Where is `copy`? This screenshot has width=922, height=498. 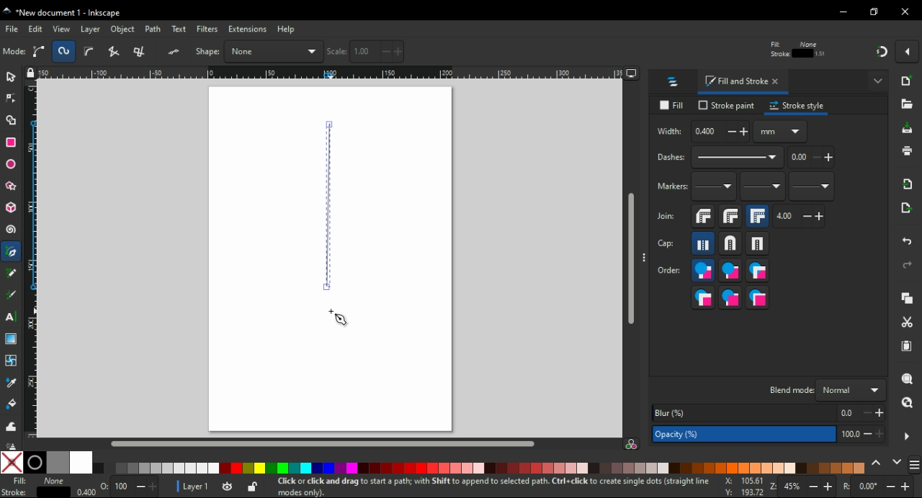 copy is located at coordinates (907, 299).